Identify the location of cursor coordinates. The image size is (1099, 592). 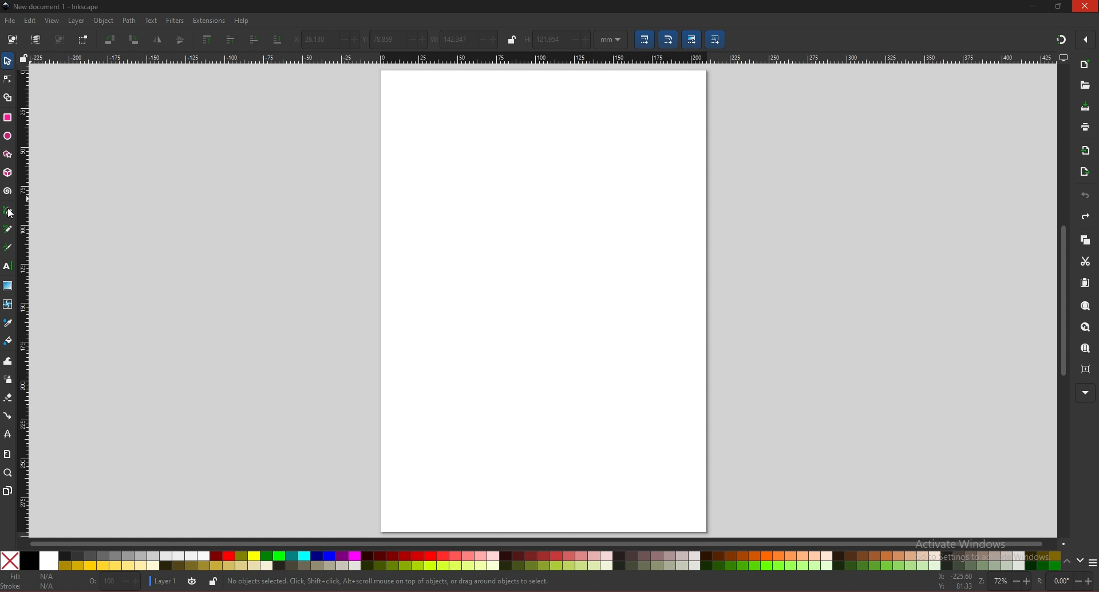
(956, 581).